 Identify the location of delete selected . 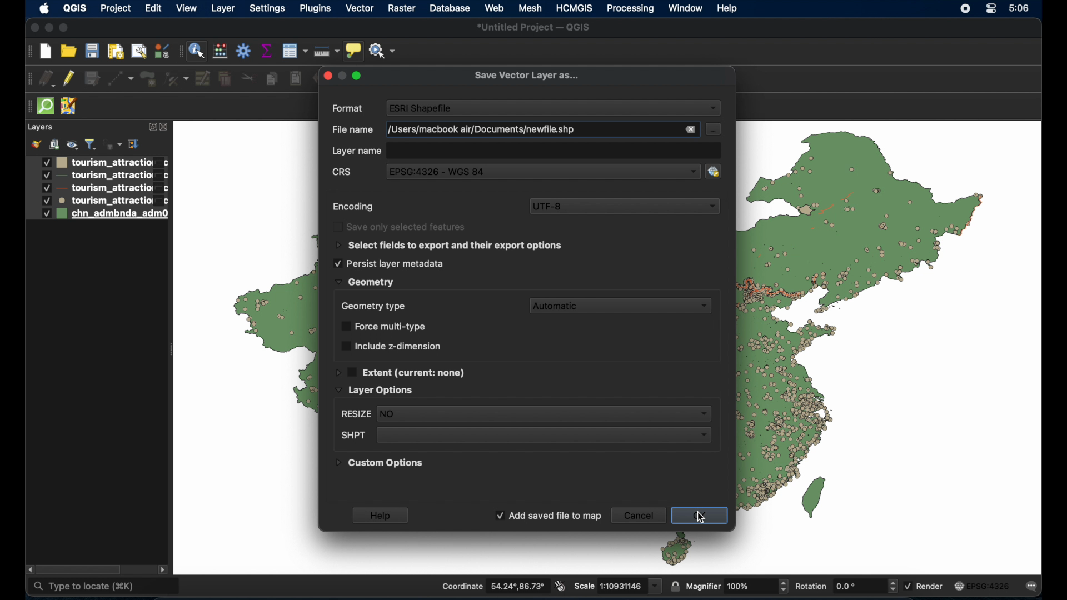
(225, 79).